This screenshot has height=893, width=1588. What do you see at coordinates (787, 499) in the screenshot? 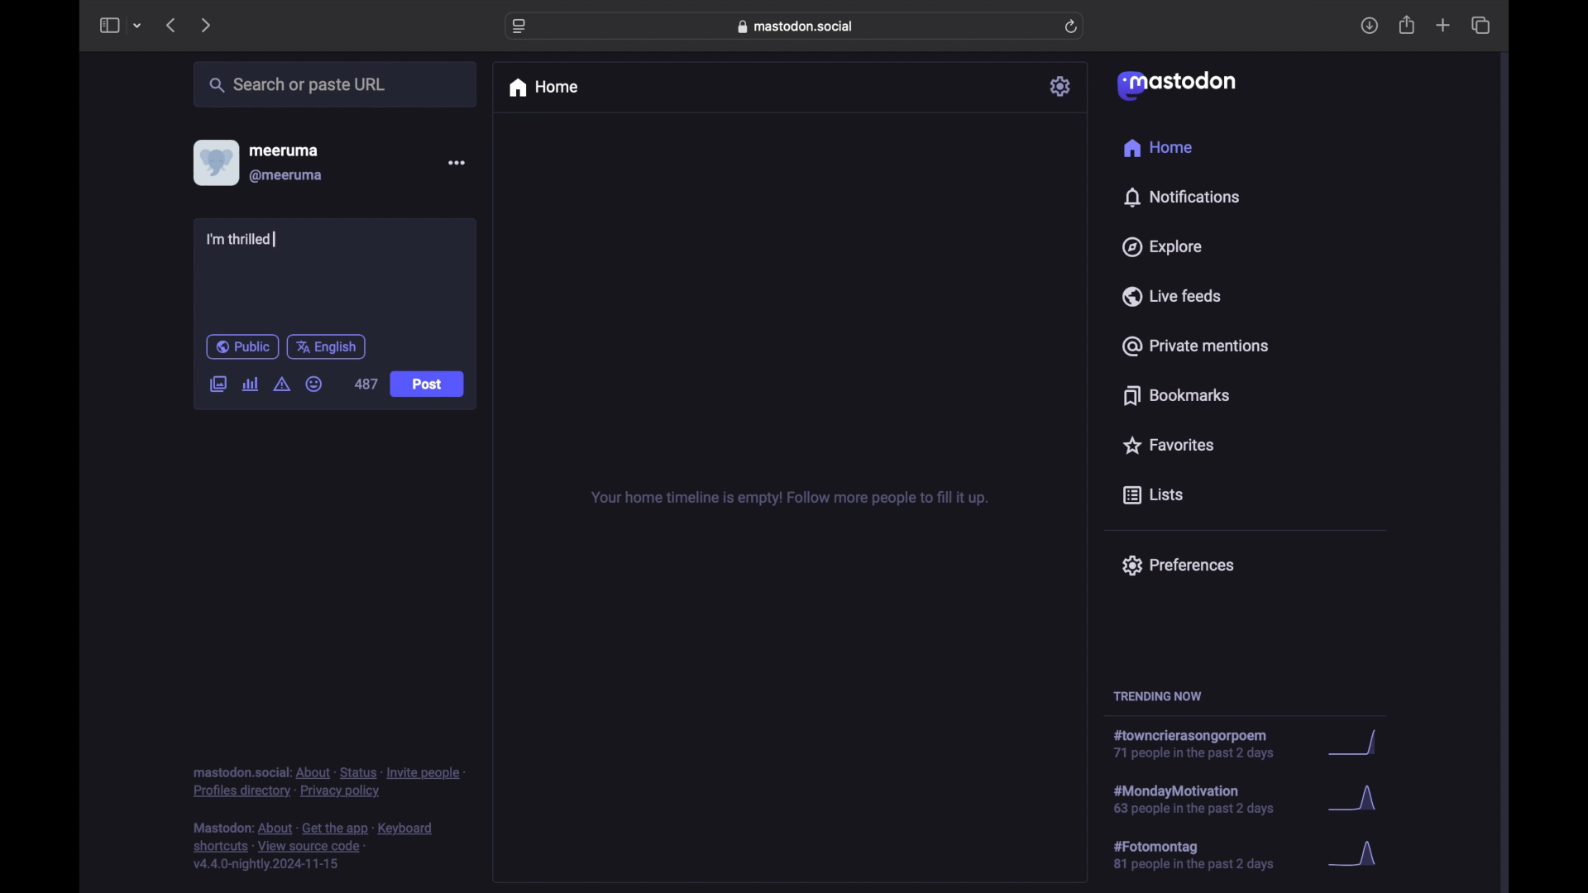
I see `your home timeline is  empty! follow for more tips` at bounding box center [787, 499].